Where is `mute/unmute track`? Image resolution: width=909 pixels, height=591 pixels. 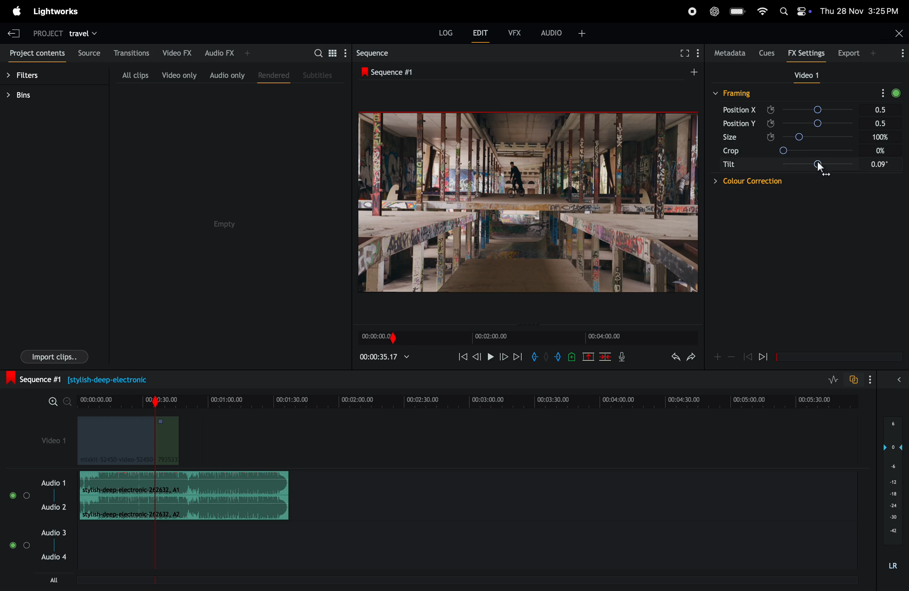 mute/unmute track is located at coordinates (11, 494).